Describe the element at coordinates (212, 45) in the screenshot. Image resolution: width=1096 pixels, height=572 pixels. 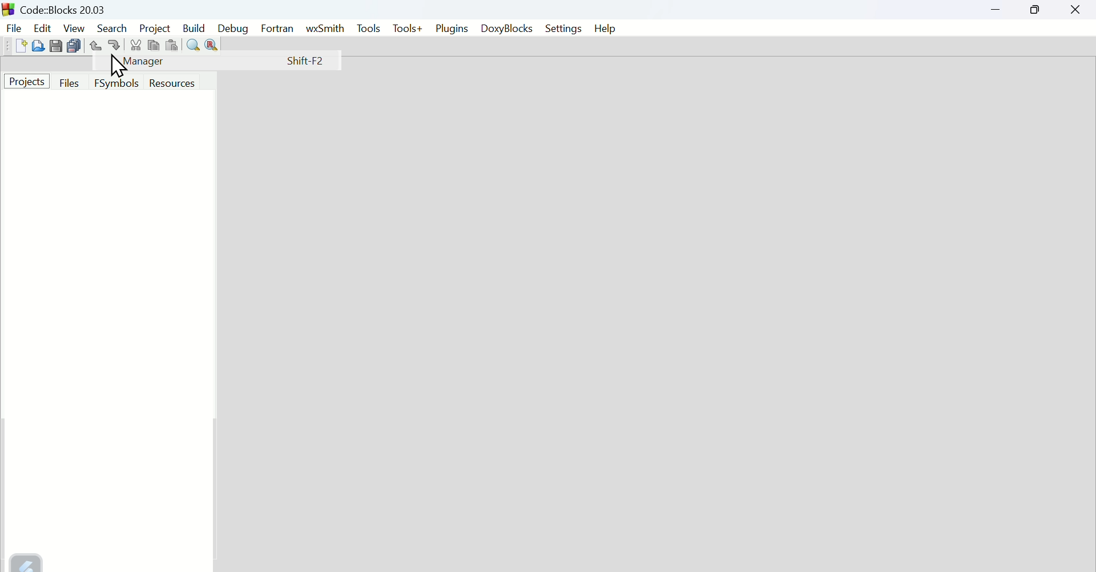
I see `Replace` at that location.